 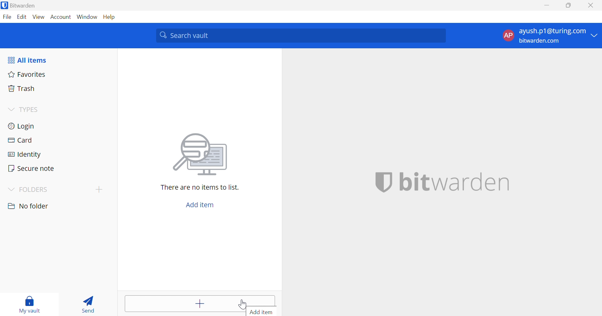 What do you see at coordinates (200, 188) in the screenshot?
I see `There are no items to list.` at bounding box center [200, 188].